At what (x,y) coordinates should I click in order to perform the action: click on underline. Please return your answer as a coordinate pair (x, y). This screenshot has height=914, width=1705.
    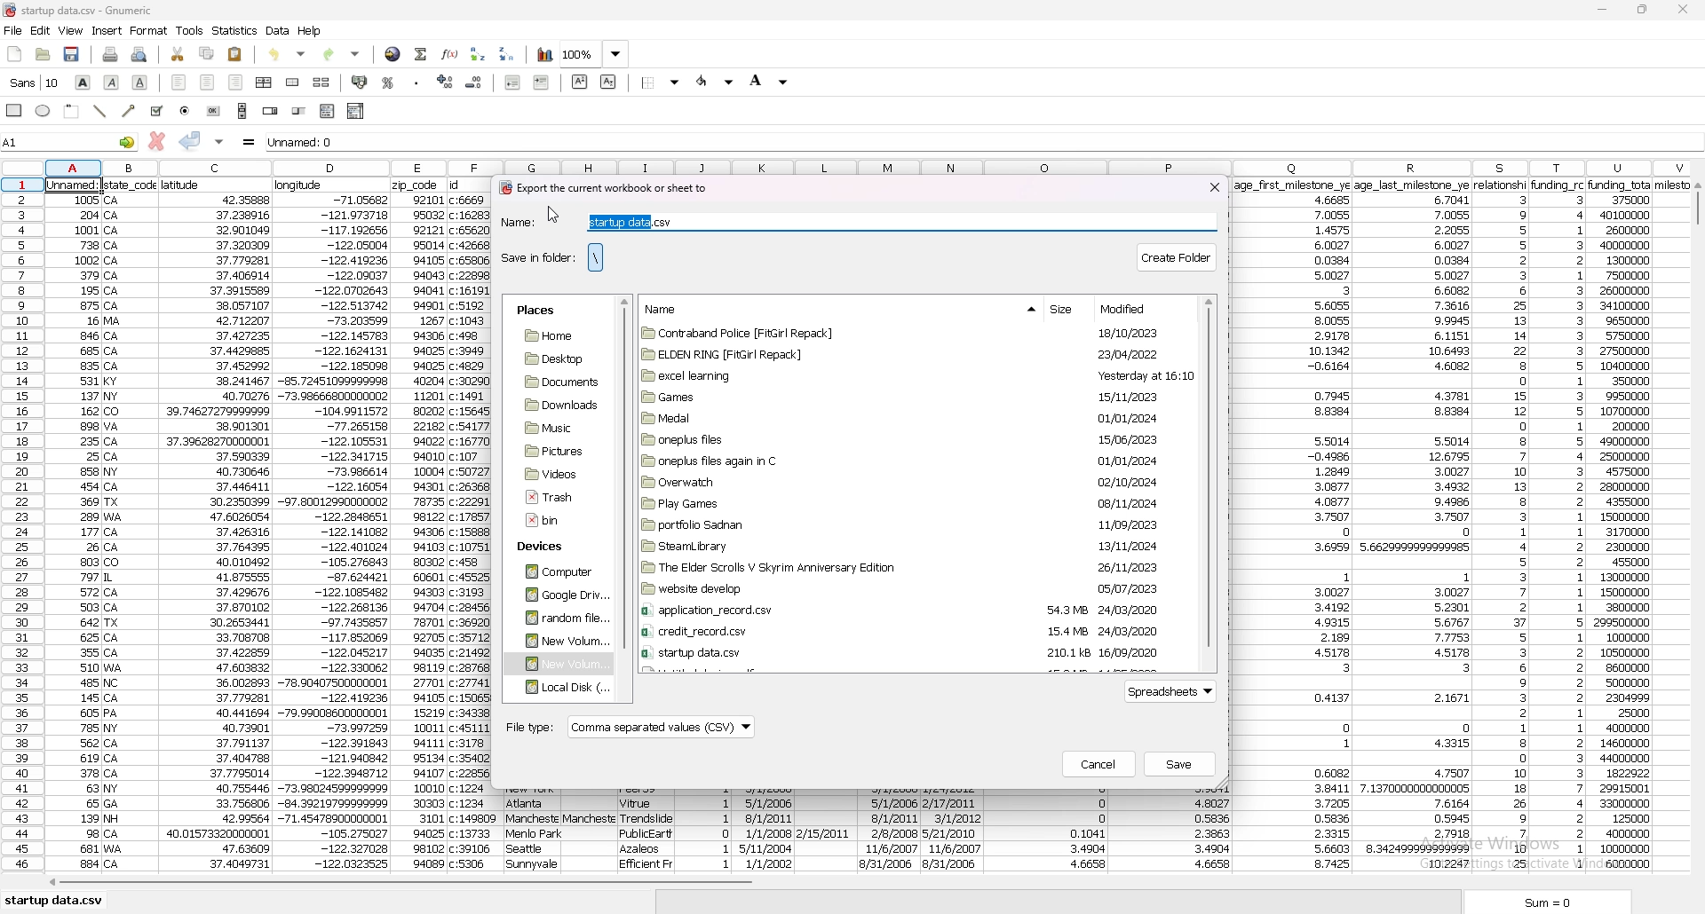
    Looking at the image, I should click on (141, 83).